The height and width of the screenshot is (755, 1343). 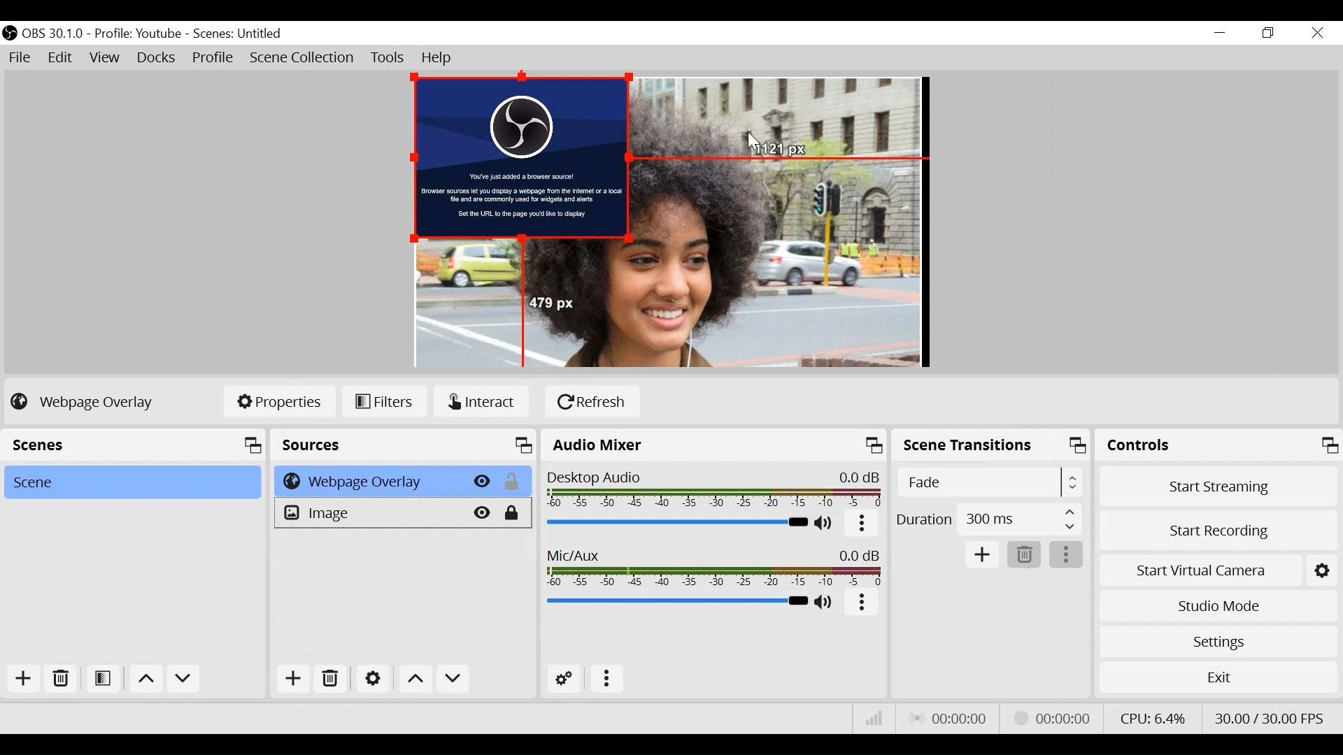 I want to click on Restore, so click(x=1271, y=34).